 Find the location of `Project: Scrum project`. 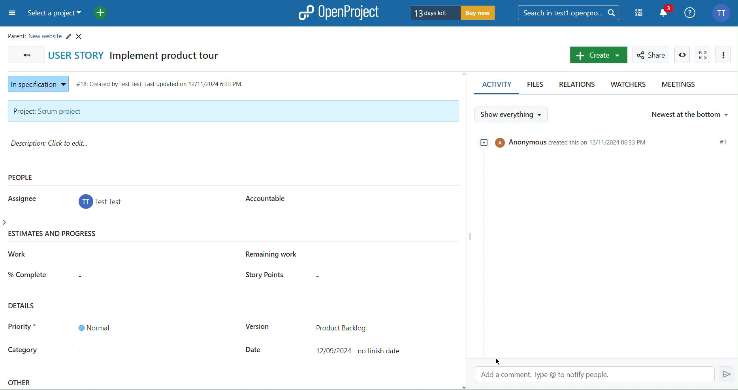

Project: Scrum project is located at coordinates (232, 111).